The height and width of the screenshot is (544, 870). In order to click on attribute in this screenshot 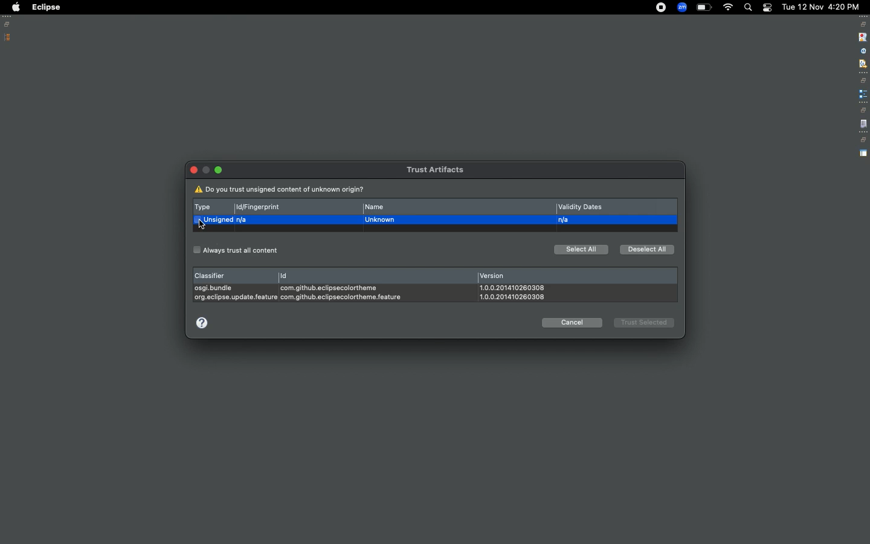, I will do `click(862, 51)`.